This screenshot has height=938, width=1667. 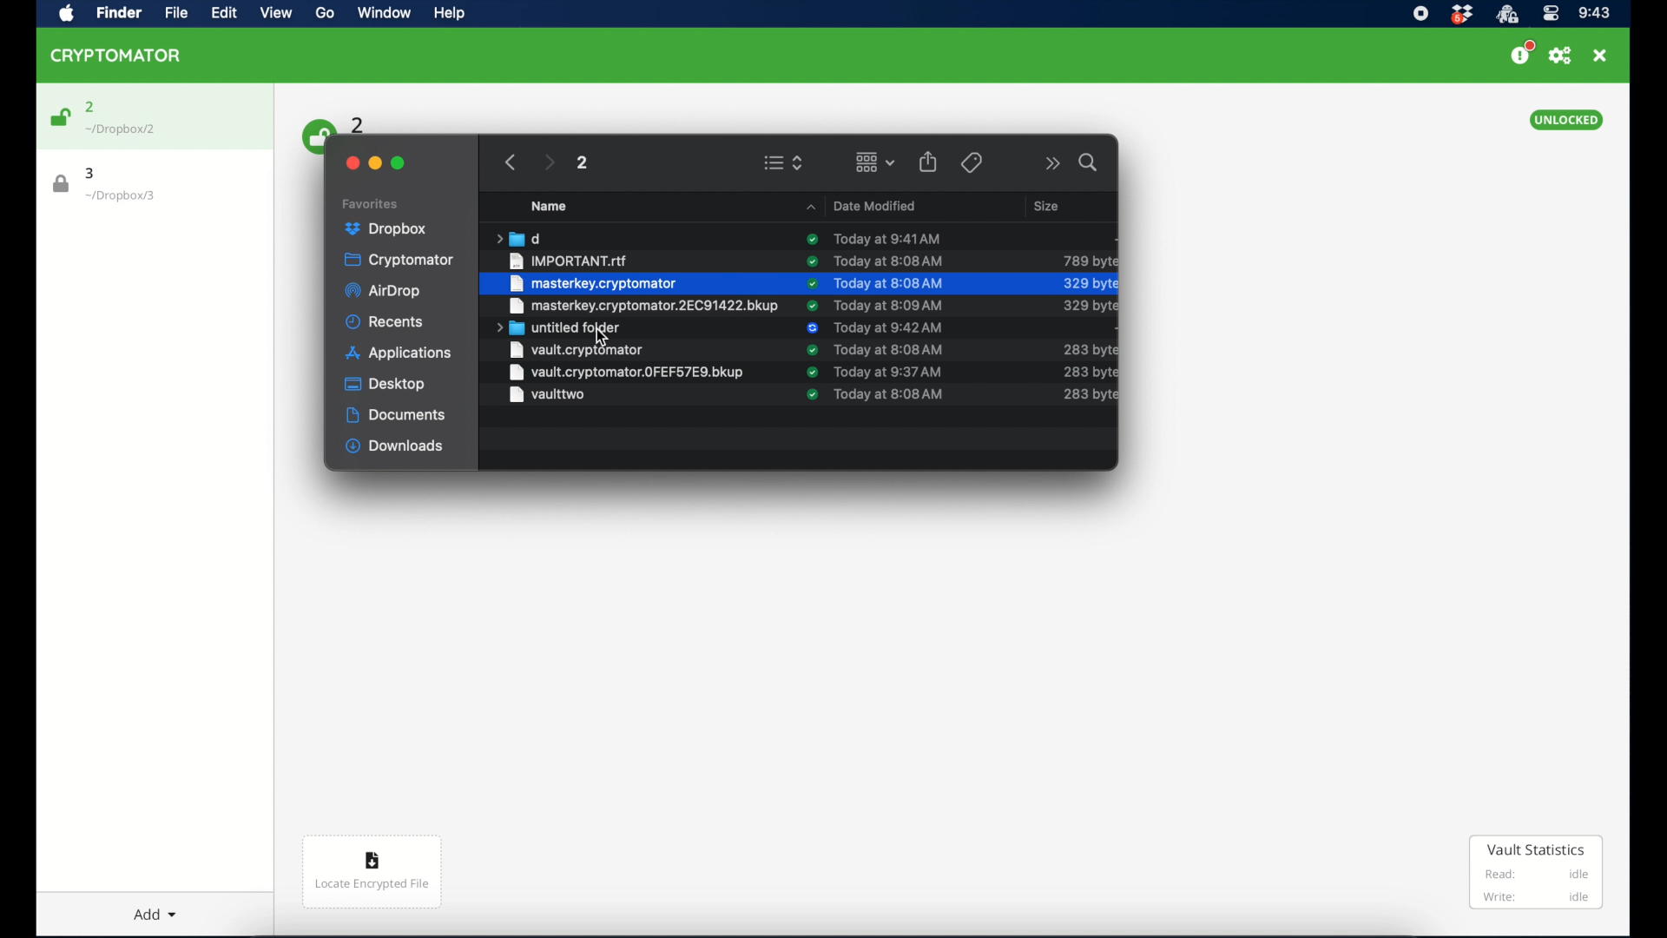 I want to click on important, so click(x=570, y=261).